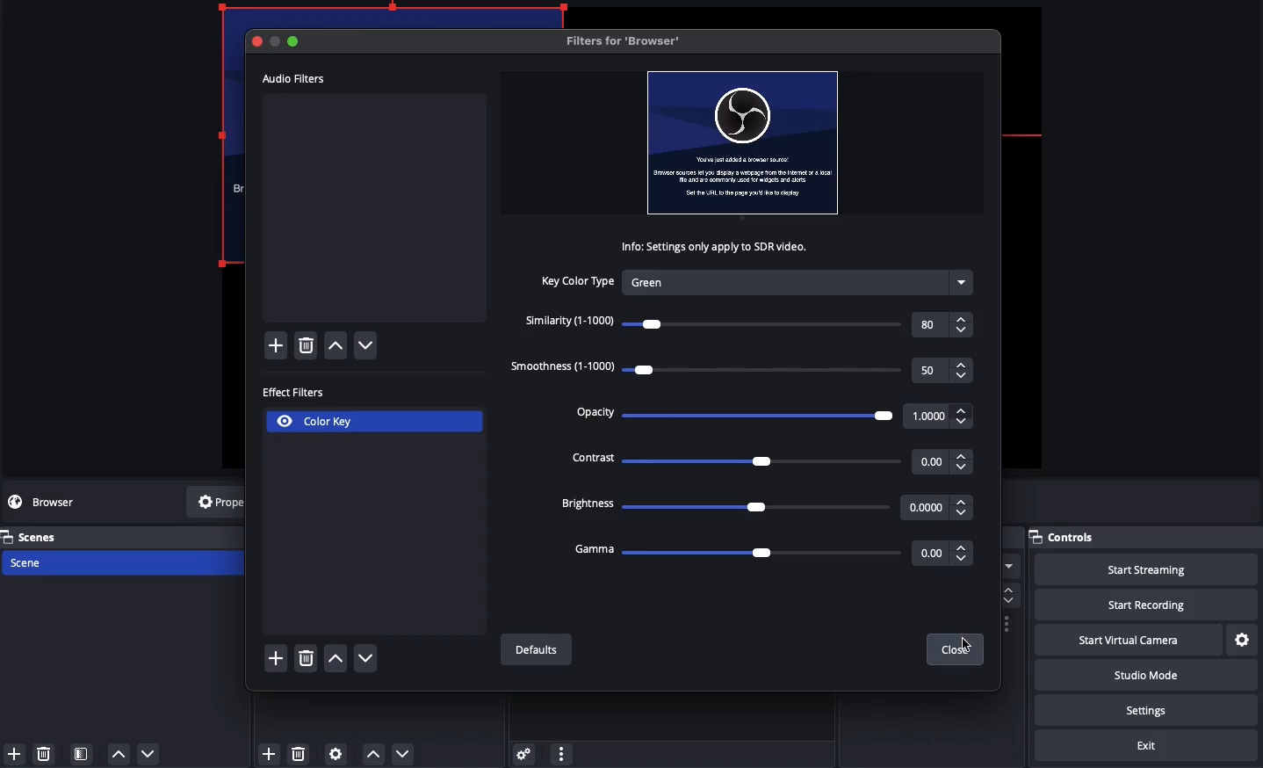 This screenshot has width=1263, height=768. I want to click on Scene filter, so click(83, 754).